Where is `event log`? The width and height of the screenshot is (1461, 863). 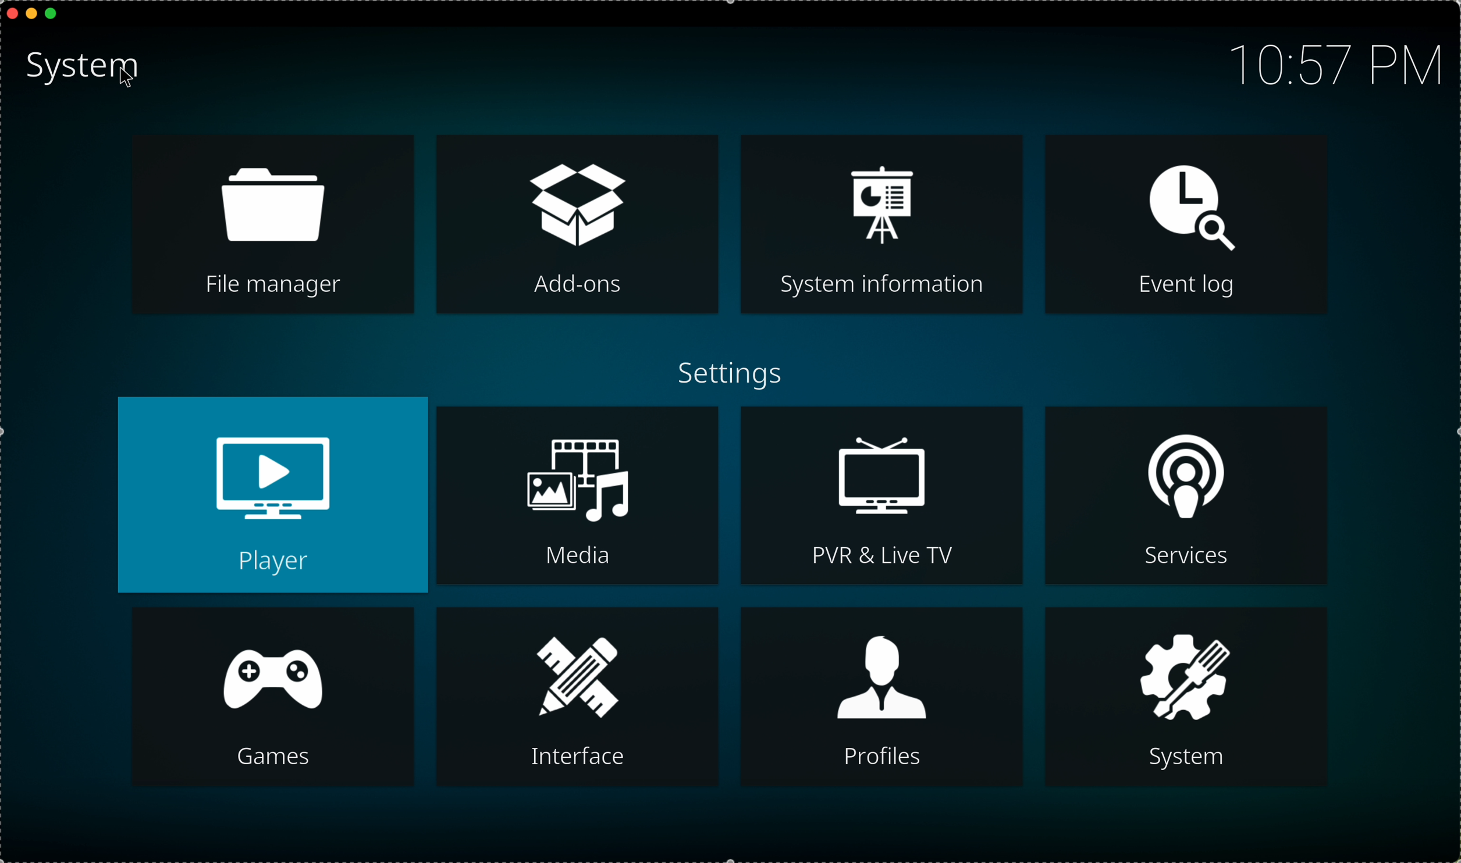 event log is located at coordinates (1187, 227).